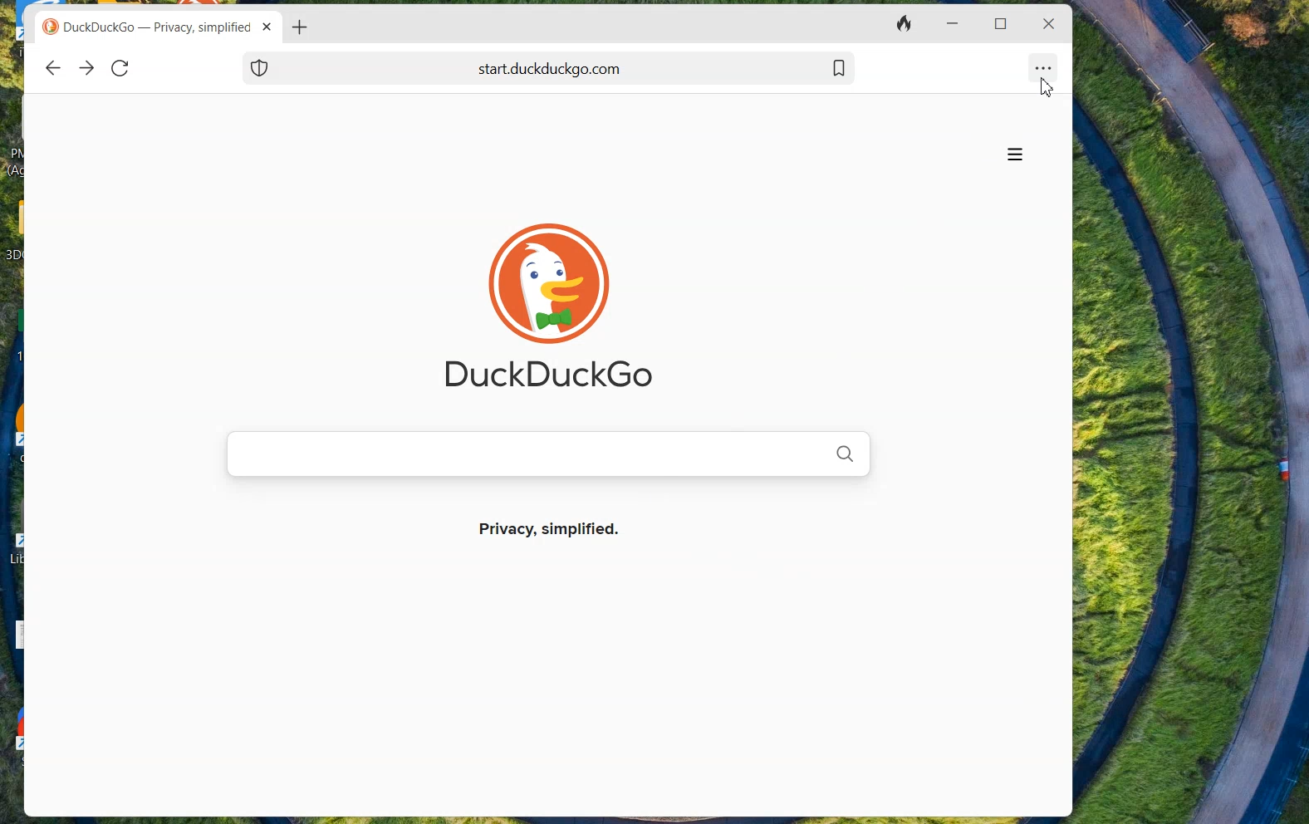 This screenshot has width=1309, height=824. I want to click on Maximize , so click(1003, 22).